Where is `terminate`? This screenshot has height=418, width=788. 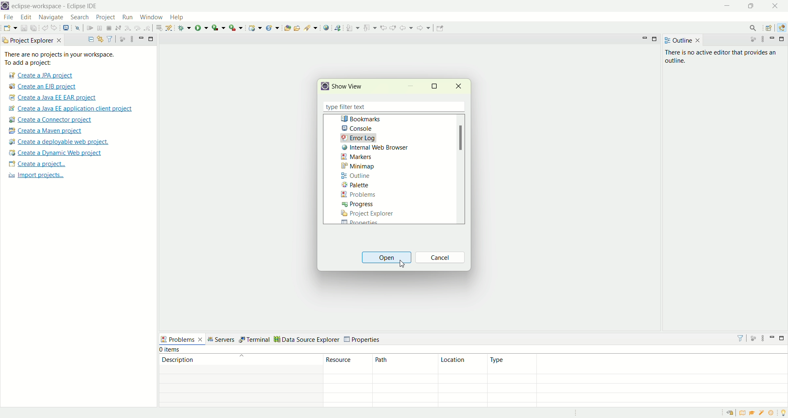 terminate is located at coordinates (109, 27).